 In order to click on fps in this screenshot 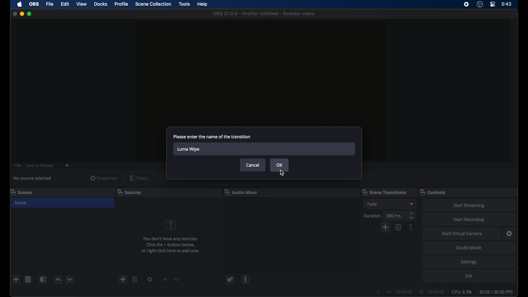, I will do `click(496, 292)`.